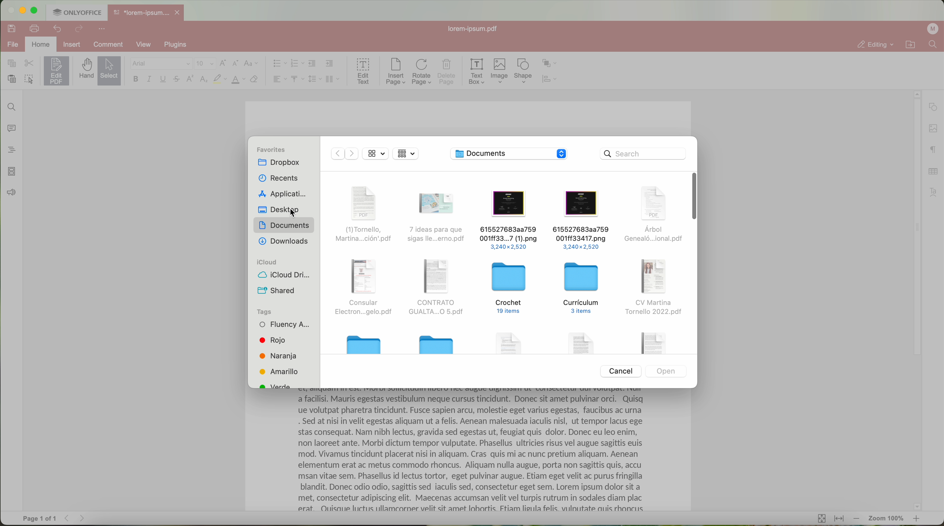  What do you see at coordinates (266, 262) in the screenshot?
I see `icloud` at bounding box center [266, 262].